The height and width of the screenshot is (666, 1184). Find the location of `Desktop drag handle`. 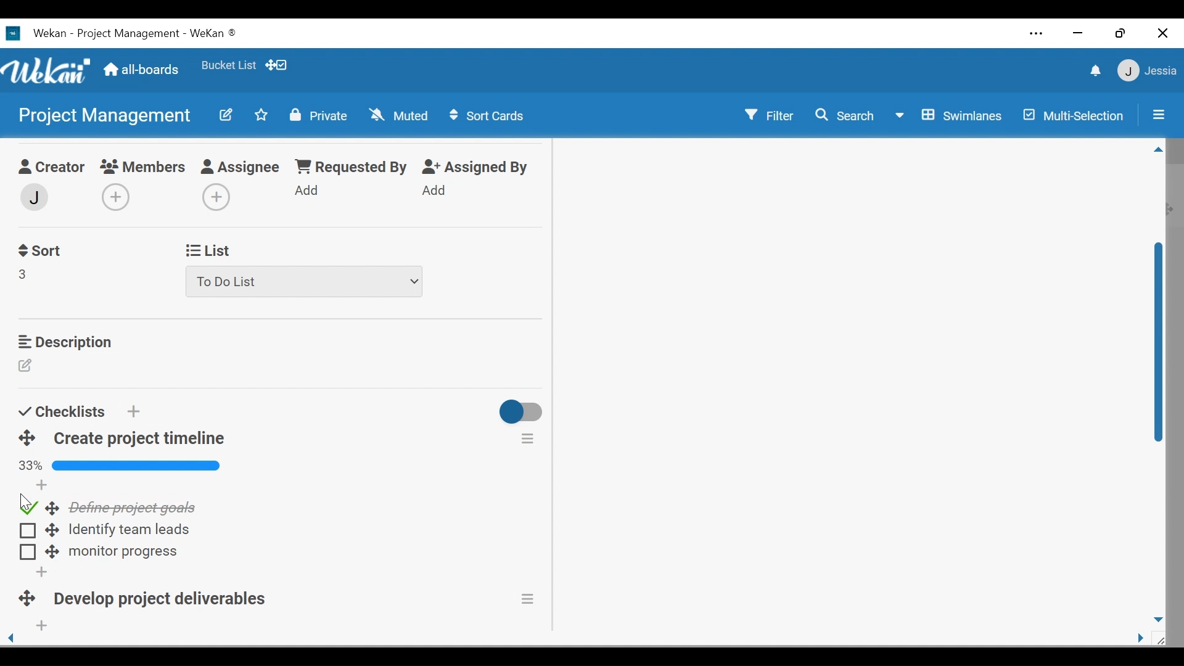

Desktop drag handle is located at coordinates (51, 533).